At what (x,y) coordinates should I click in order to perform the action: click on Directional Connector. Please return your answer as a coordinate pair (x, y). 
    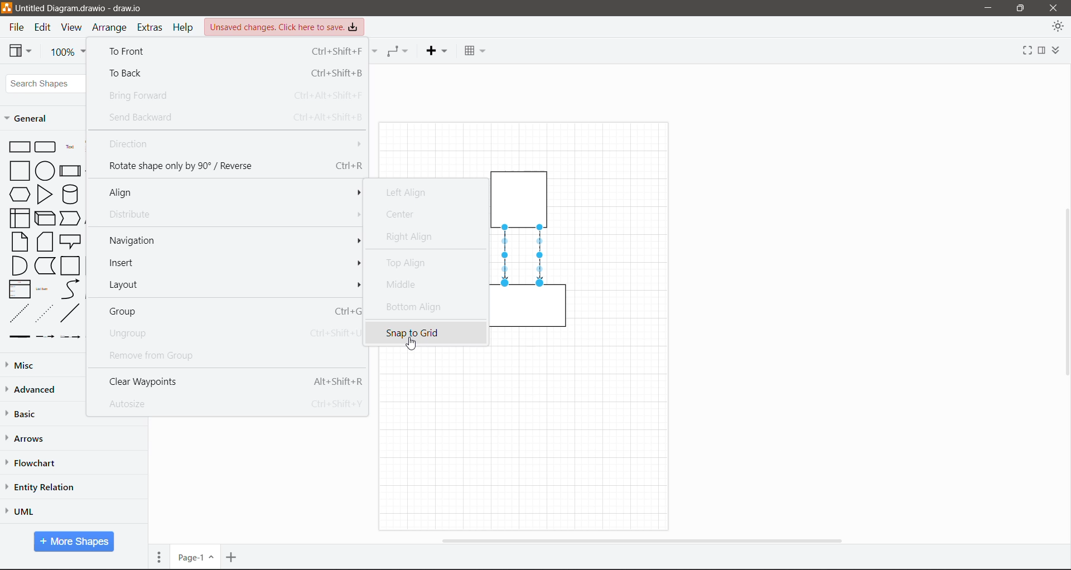
    Looking at the image, I should click on (541, 256).